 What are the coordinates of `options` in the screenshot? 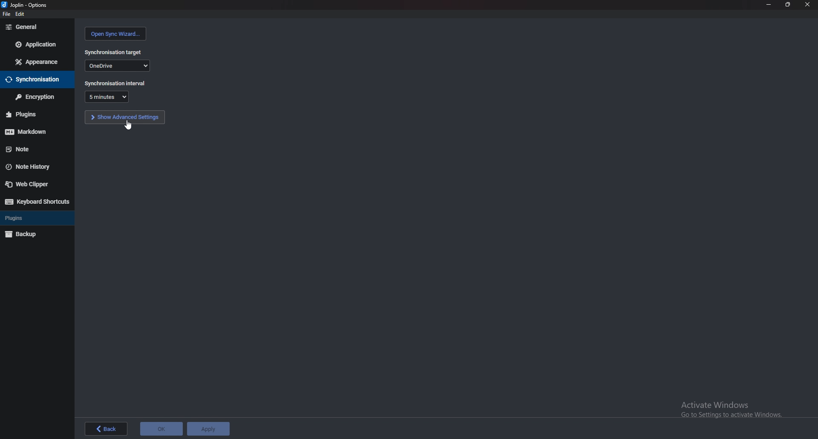 It's located at (26, 5).